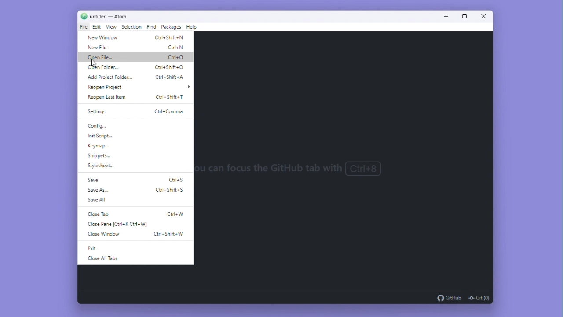 The width and height of the screenshot is (563, 317). Describe the element at coordinates (136, 77) in the screenshot. I see `add project folder... ctrl+shift+A` at that location.